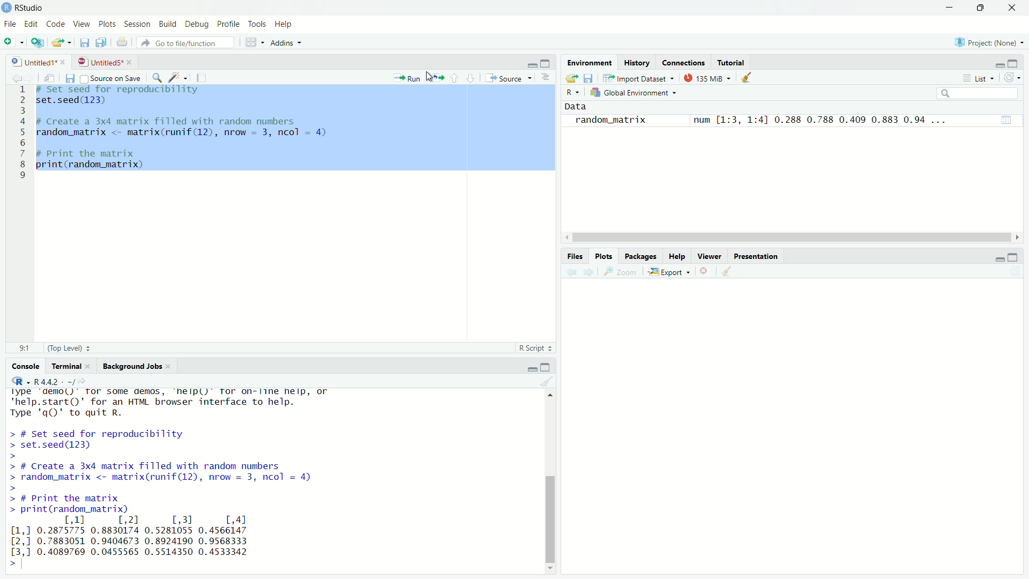  Describe the element at coordinates (639, 62) in the screenshot. I see `History` at that location.